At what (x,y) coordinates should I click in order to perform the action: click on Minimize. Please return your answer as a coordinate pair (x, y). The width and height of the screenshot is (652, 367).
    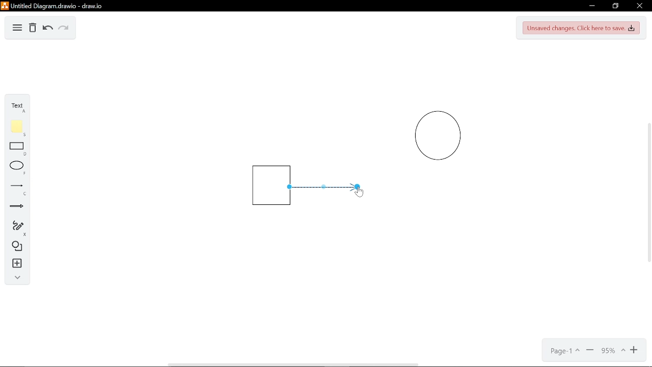
    Looking at the image, I should click on (592, 6).